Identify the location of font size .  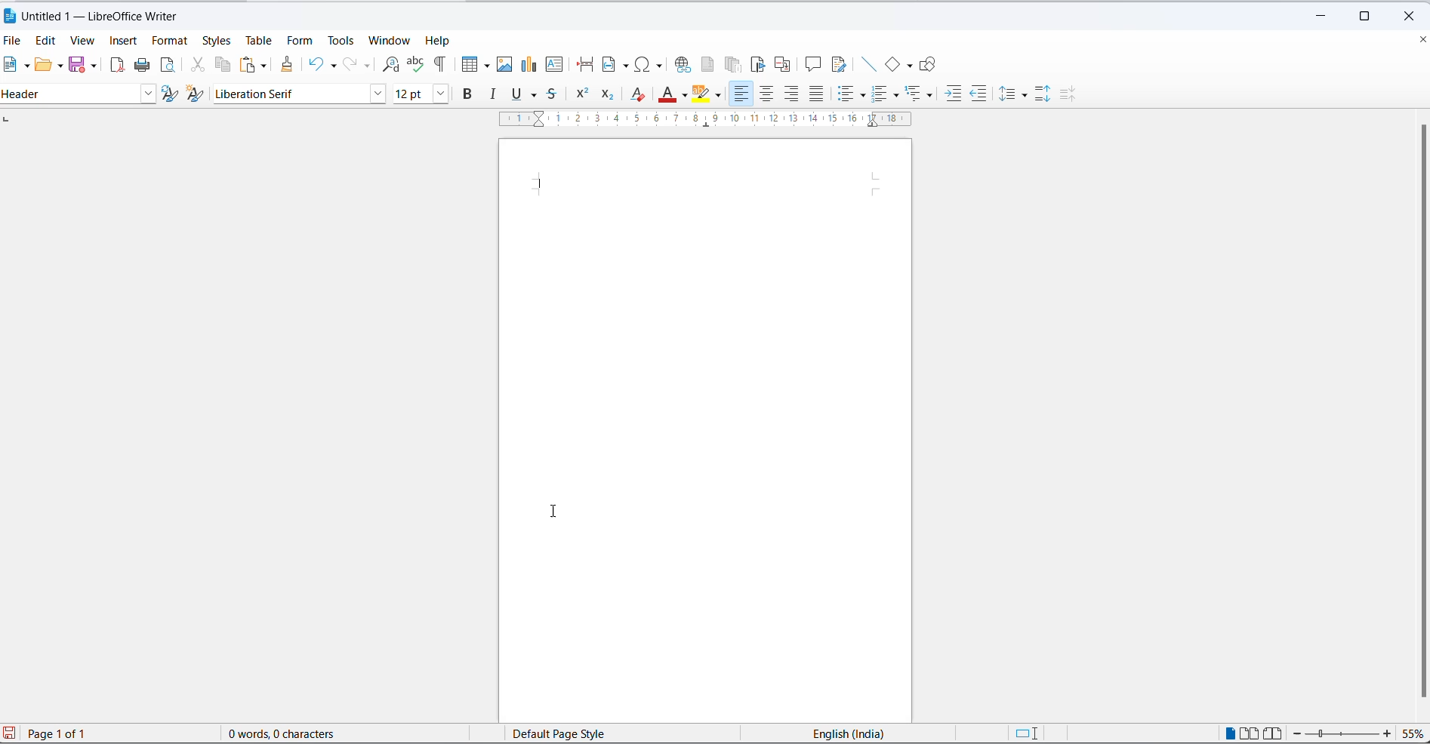
(409, 94).